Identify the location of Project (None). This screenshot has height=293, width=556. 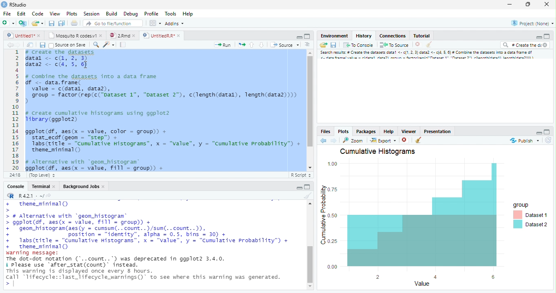
(533, 23).